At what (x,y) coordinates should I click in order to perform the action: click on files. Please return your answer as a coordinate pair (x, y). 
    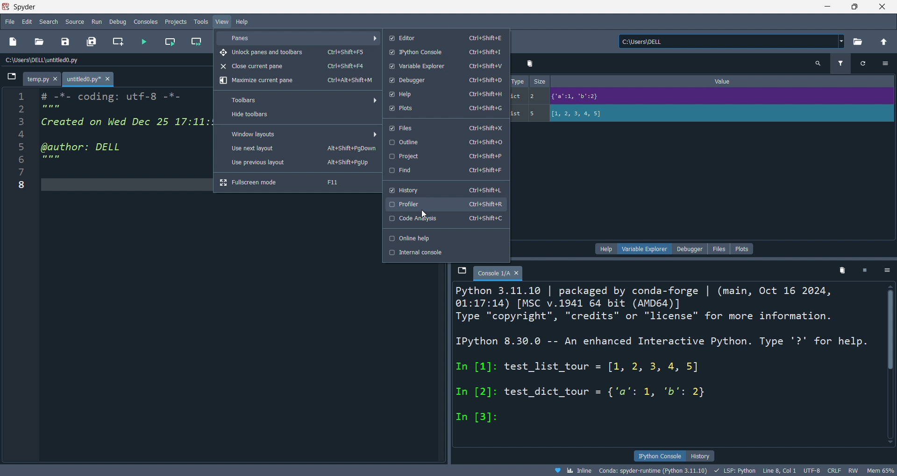
    Looking at the image, I should click on (448, 127).